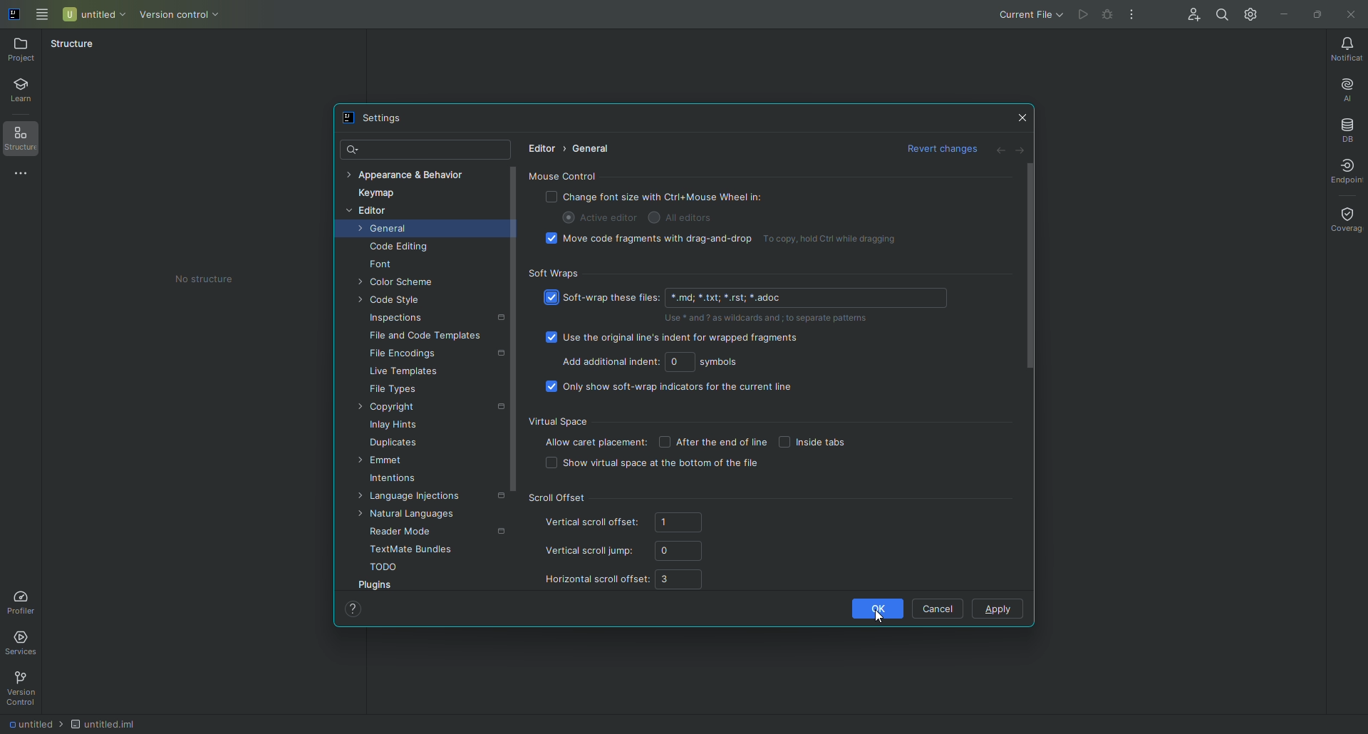 This screenshot has width=1368, height=734. Describe the element at coordinates (1022, 150) in the screenshot. I see `Forward` at that location.